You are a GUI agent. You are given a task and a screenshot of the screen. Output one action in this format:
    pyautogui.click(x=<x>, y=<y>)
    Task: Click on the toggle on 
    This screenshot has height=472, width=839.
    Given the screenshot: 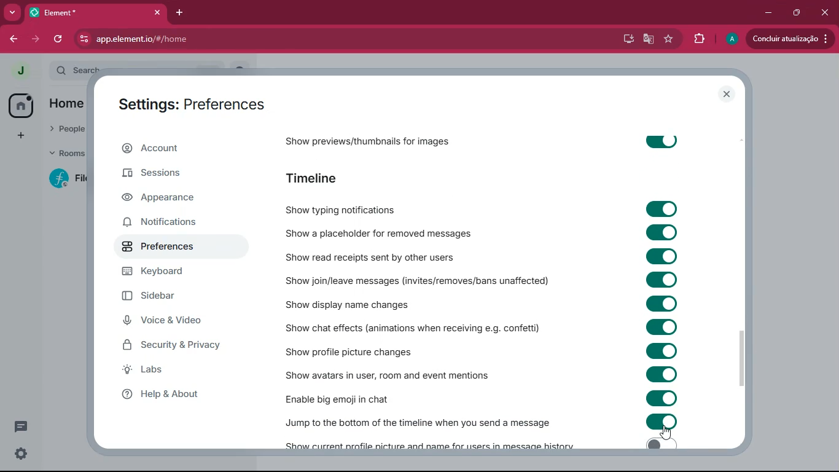 What is the action you would take?
    pyautogui.click(x=659, y=209)
    